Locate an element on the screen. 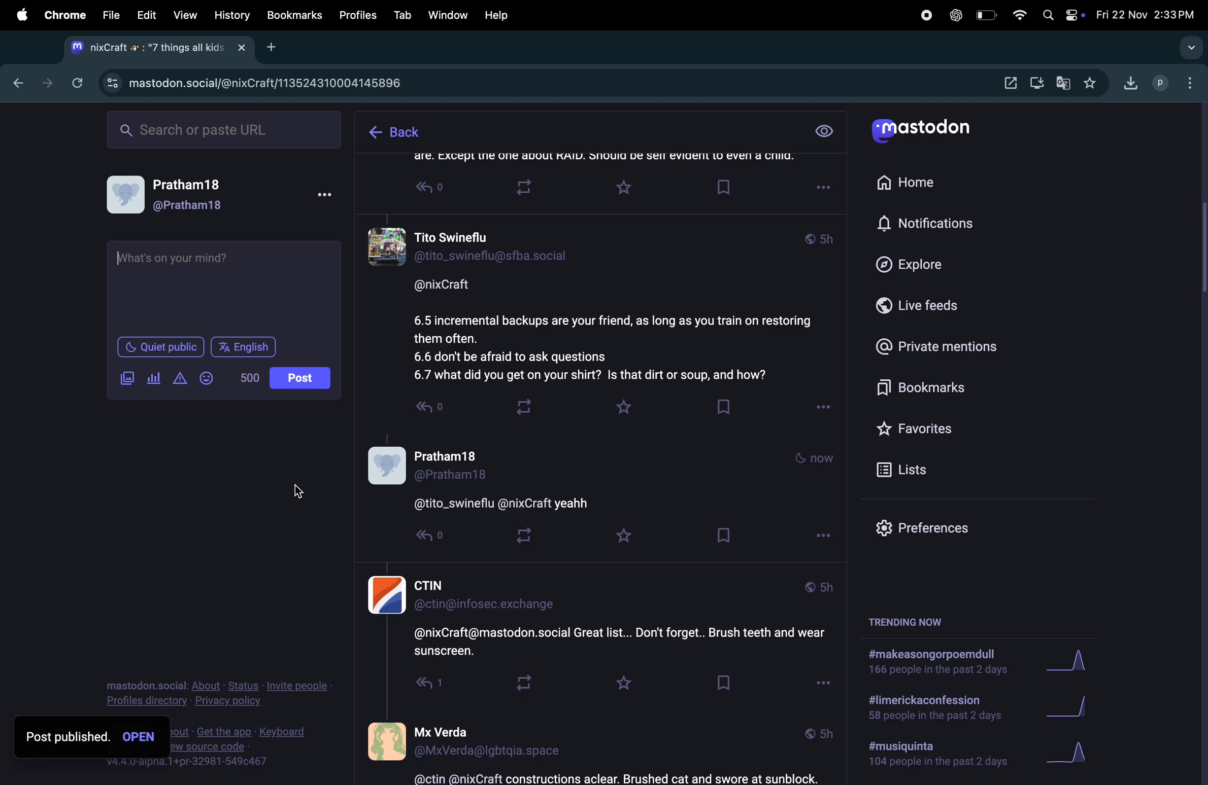 The width and height of the screenshot is (1208, 785). quiet public is located at coordinates (159, 347).